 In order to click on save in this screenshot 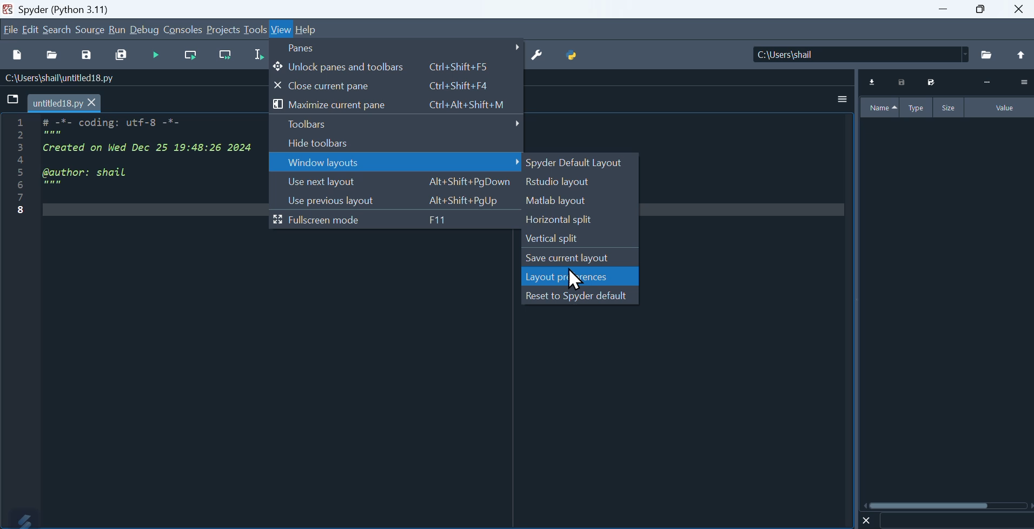, I will do `click(86, 57)`.